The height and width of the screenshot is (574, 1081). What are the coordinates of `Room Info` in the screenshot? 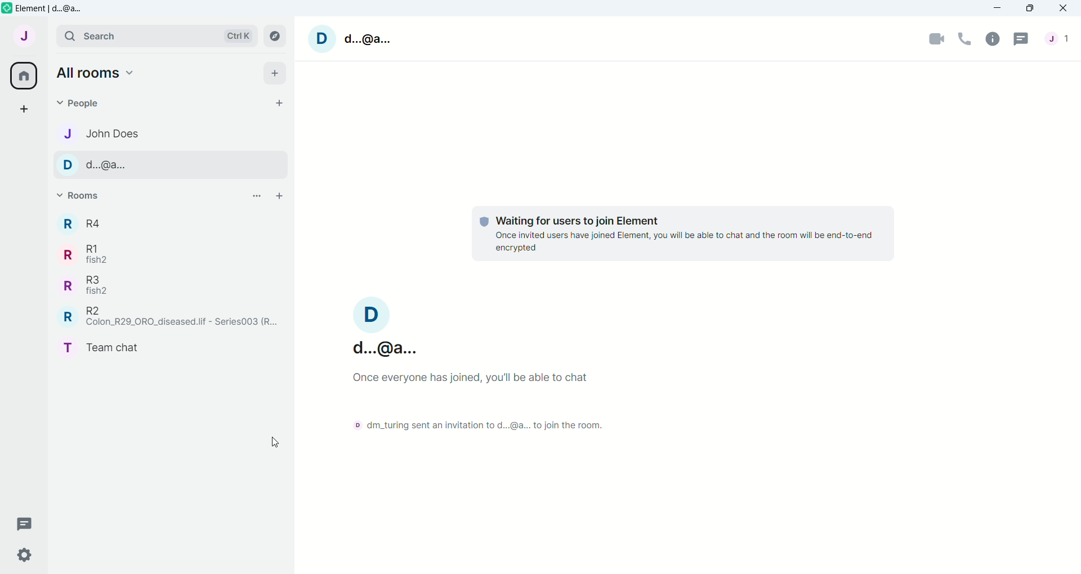 It's located at (994, 38).